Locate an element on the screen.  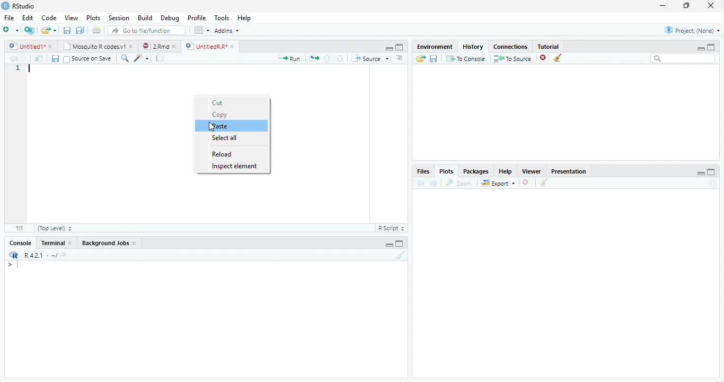
close is located at coordinates (233, 46).